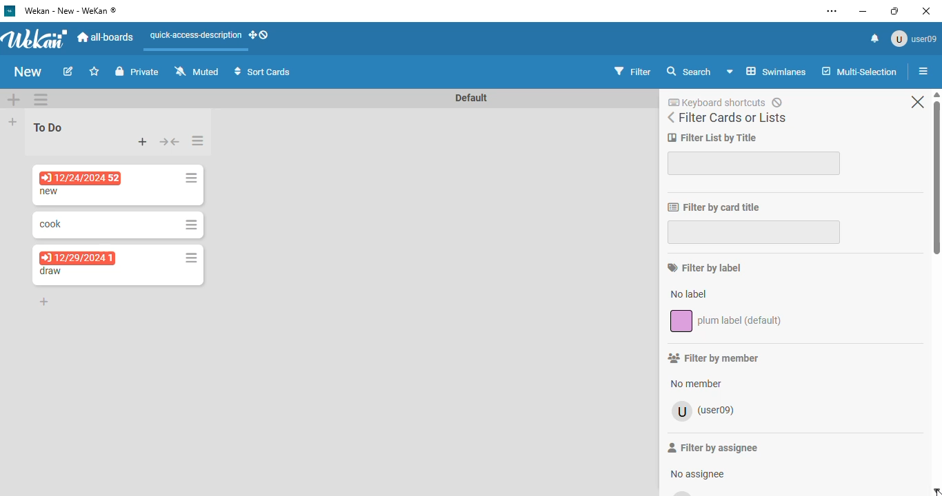 The image size is (942, 496). Describe the element at coordinates (137, 71) in the screenshot. I see `private` at that location.